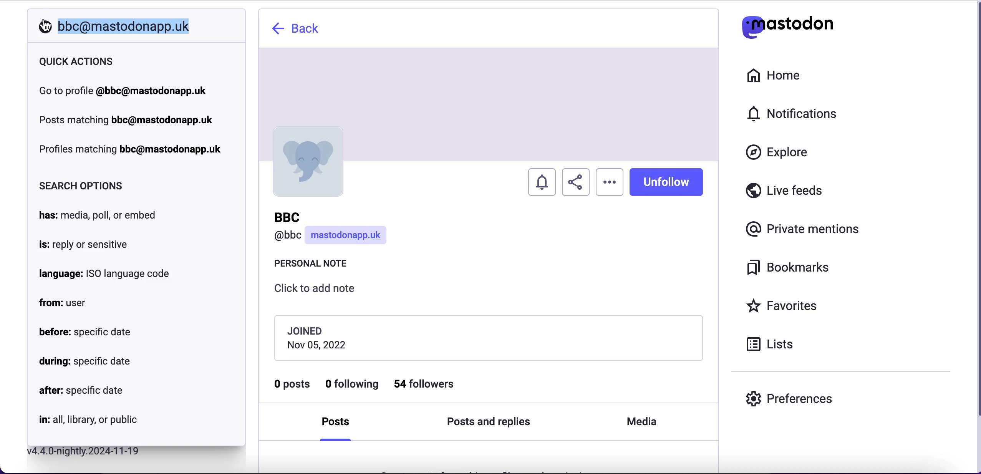  What do you see at coordinates (785, 193) in the screenshot?
I see `live feeds` at bounding box center [785, 193].